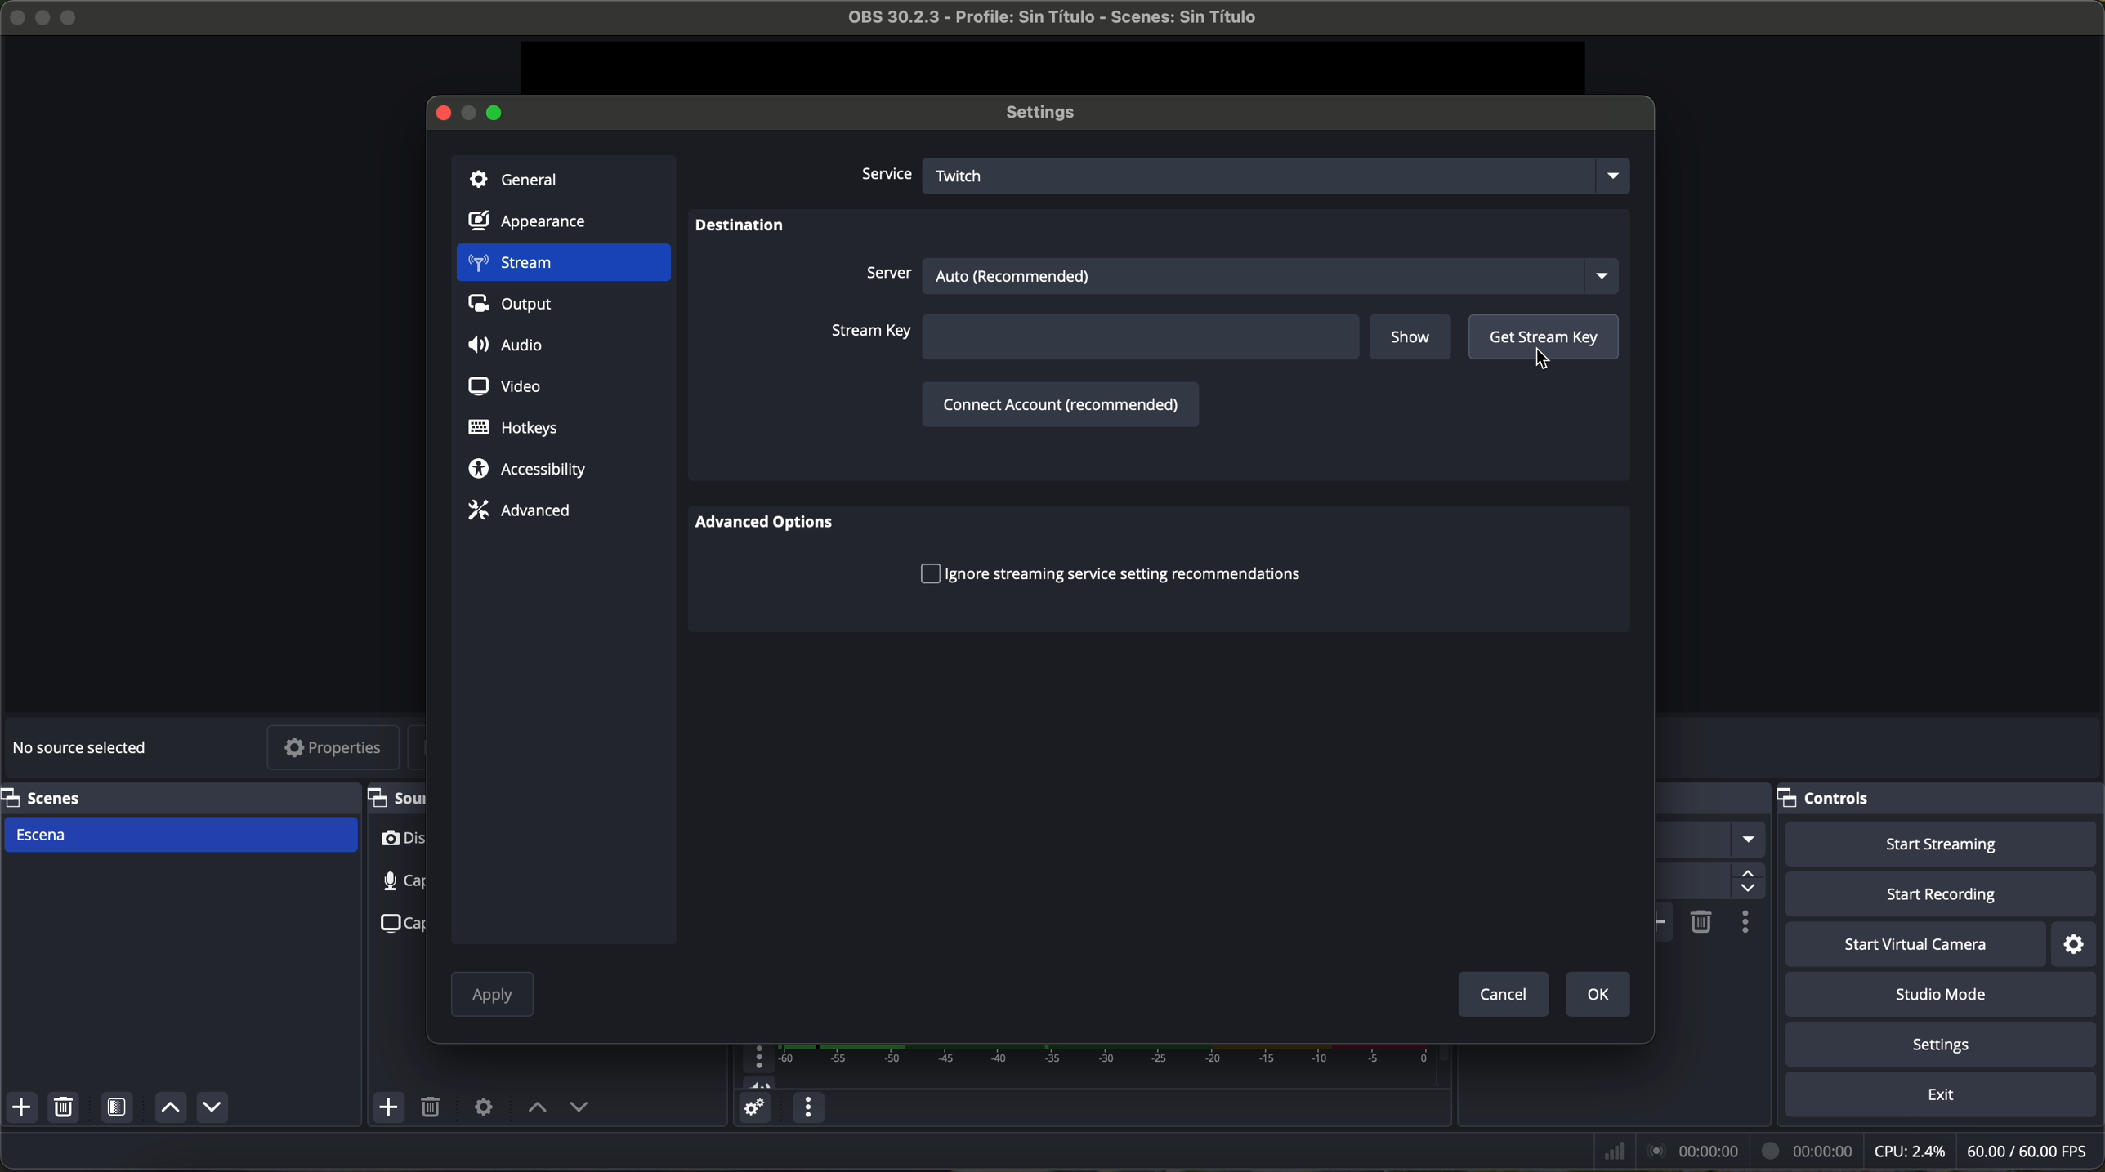 This screenshot has width=2105, height=1172. Describe the element at coordinates (22, 1110) in the screenshot. I see `add scene` at that location.